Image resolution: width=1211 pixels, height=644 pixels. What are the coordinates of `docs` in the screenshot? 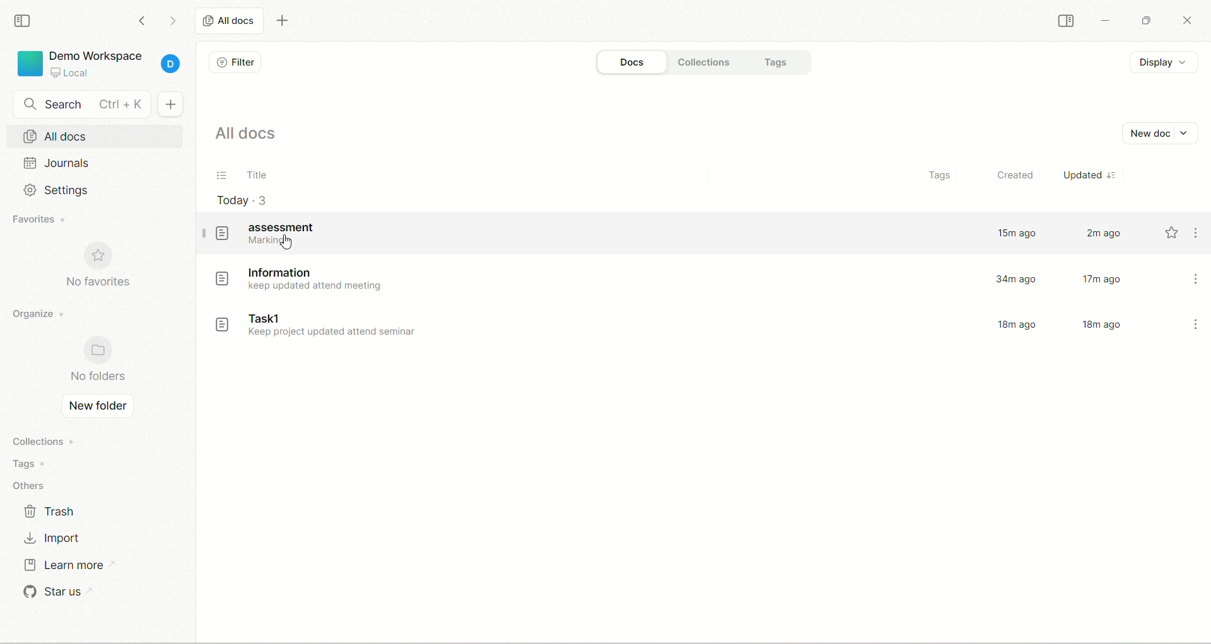 It's located at (629, 62).